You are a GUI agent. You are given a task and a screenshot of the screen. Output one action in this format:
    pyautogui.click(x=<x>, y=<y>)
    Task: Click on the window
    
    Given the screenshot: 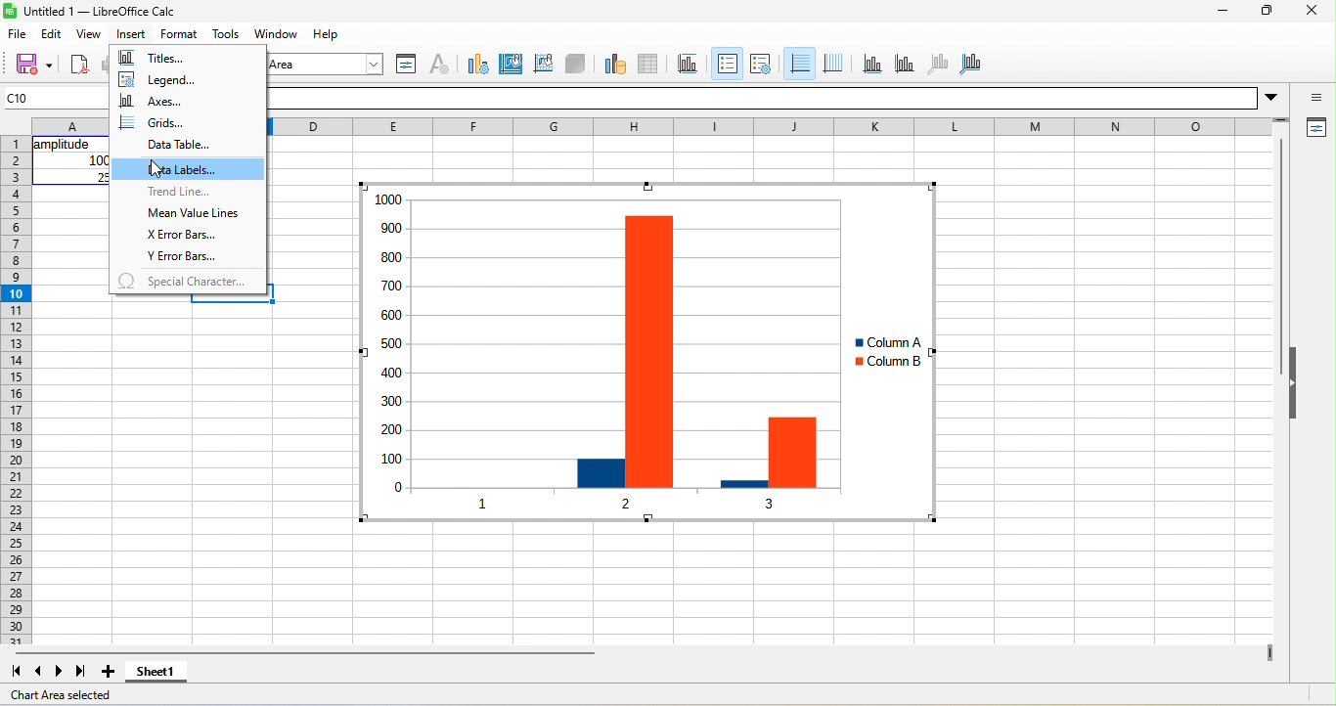 What is the action you would take?
    pyautogui.click(x=280, y=35)
    